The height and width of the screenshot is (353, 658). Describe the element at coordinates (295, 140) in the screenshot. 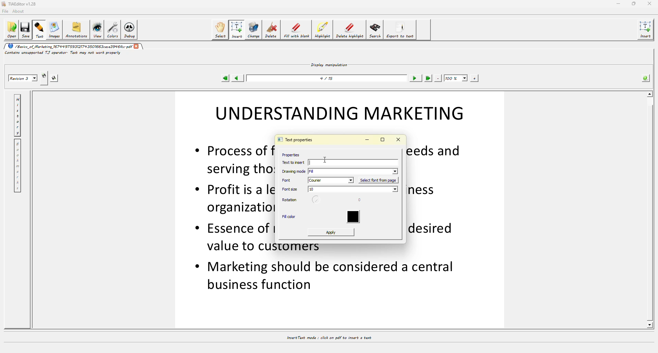

I see `text properties` at that location.